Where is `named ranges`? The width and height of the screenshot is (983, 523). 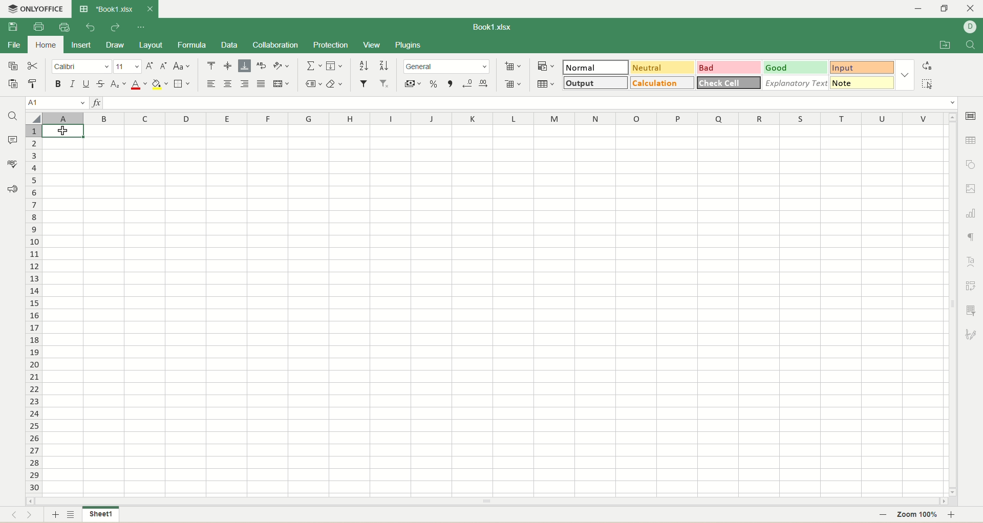
named ranges is located at coordinates (314, 84).